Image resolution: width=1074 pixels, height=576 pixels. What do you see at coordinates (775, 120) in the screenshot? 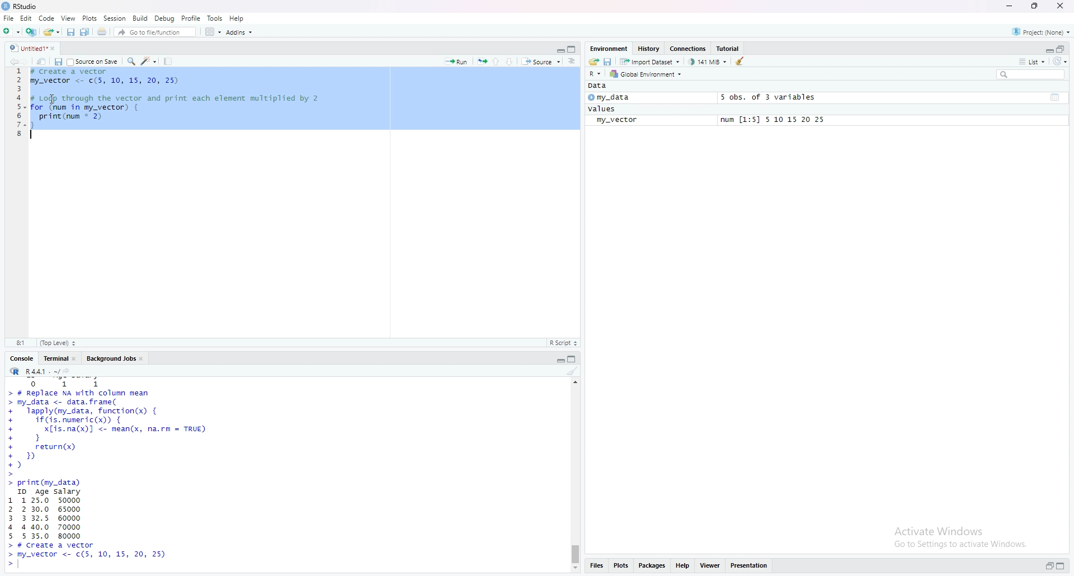
I see `num [1:5] 5 10 15 20 25` at bounding box center [775, 120].